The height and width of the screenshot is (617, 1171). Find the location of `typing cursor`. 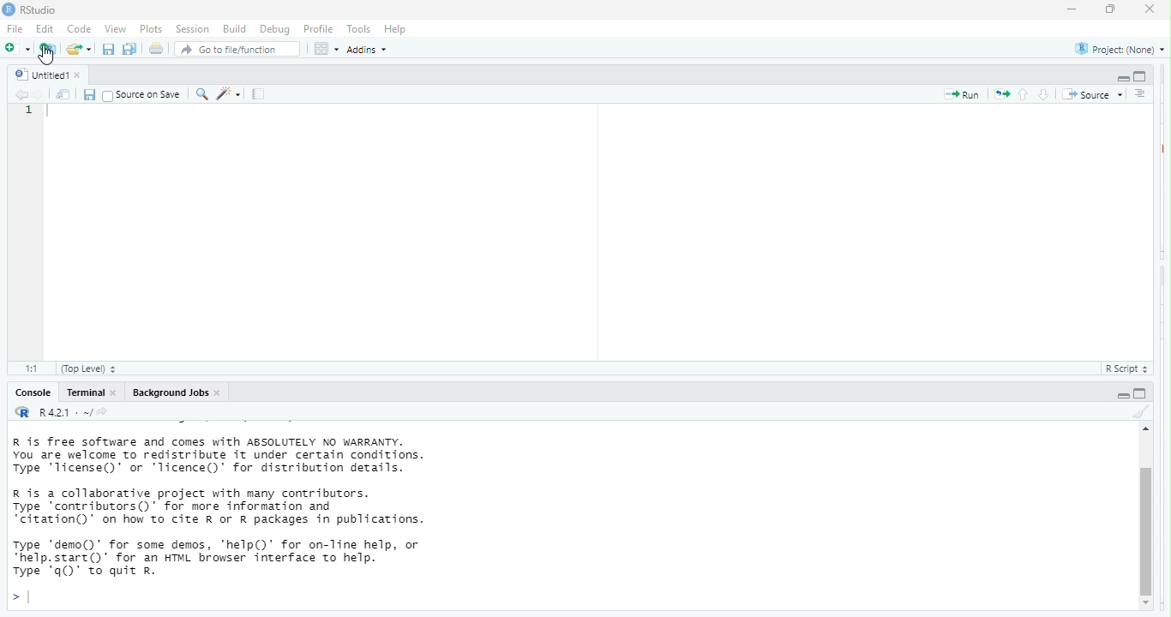

typing cursor is located at coordinates (52, 115).